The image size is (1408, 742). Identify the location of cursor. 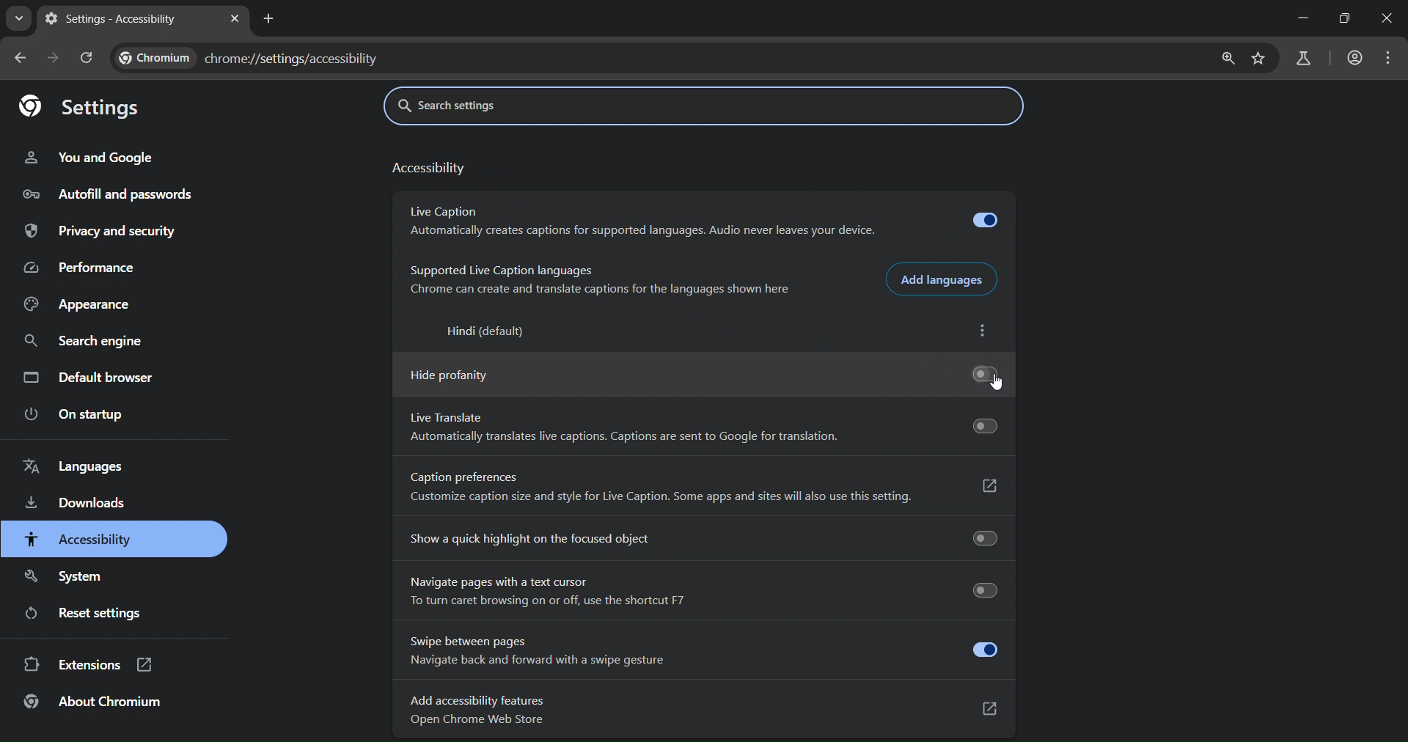
(1000, 384).